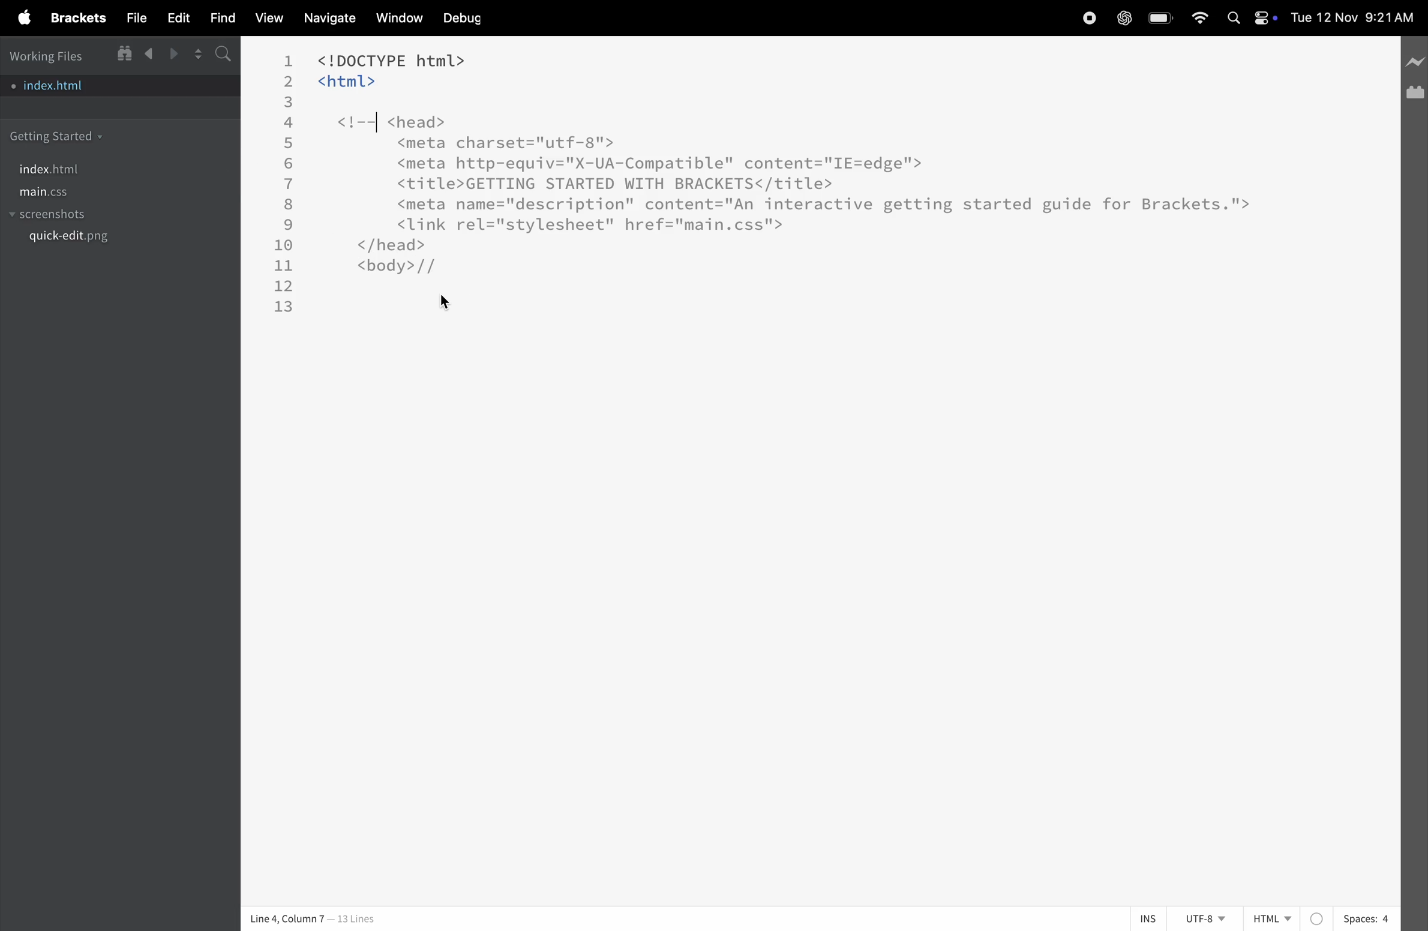  Describe the element at coordinates (281, 187) in the screenshot. I see `line number` at that location.